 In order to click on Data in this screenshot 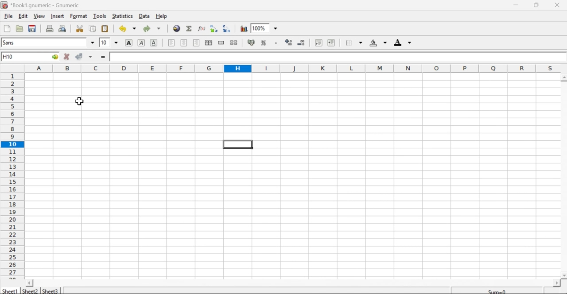, I will do `click(145, 16)`.